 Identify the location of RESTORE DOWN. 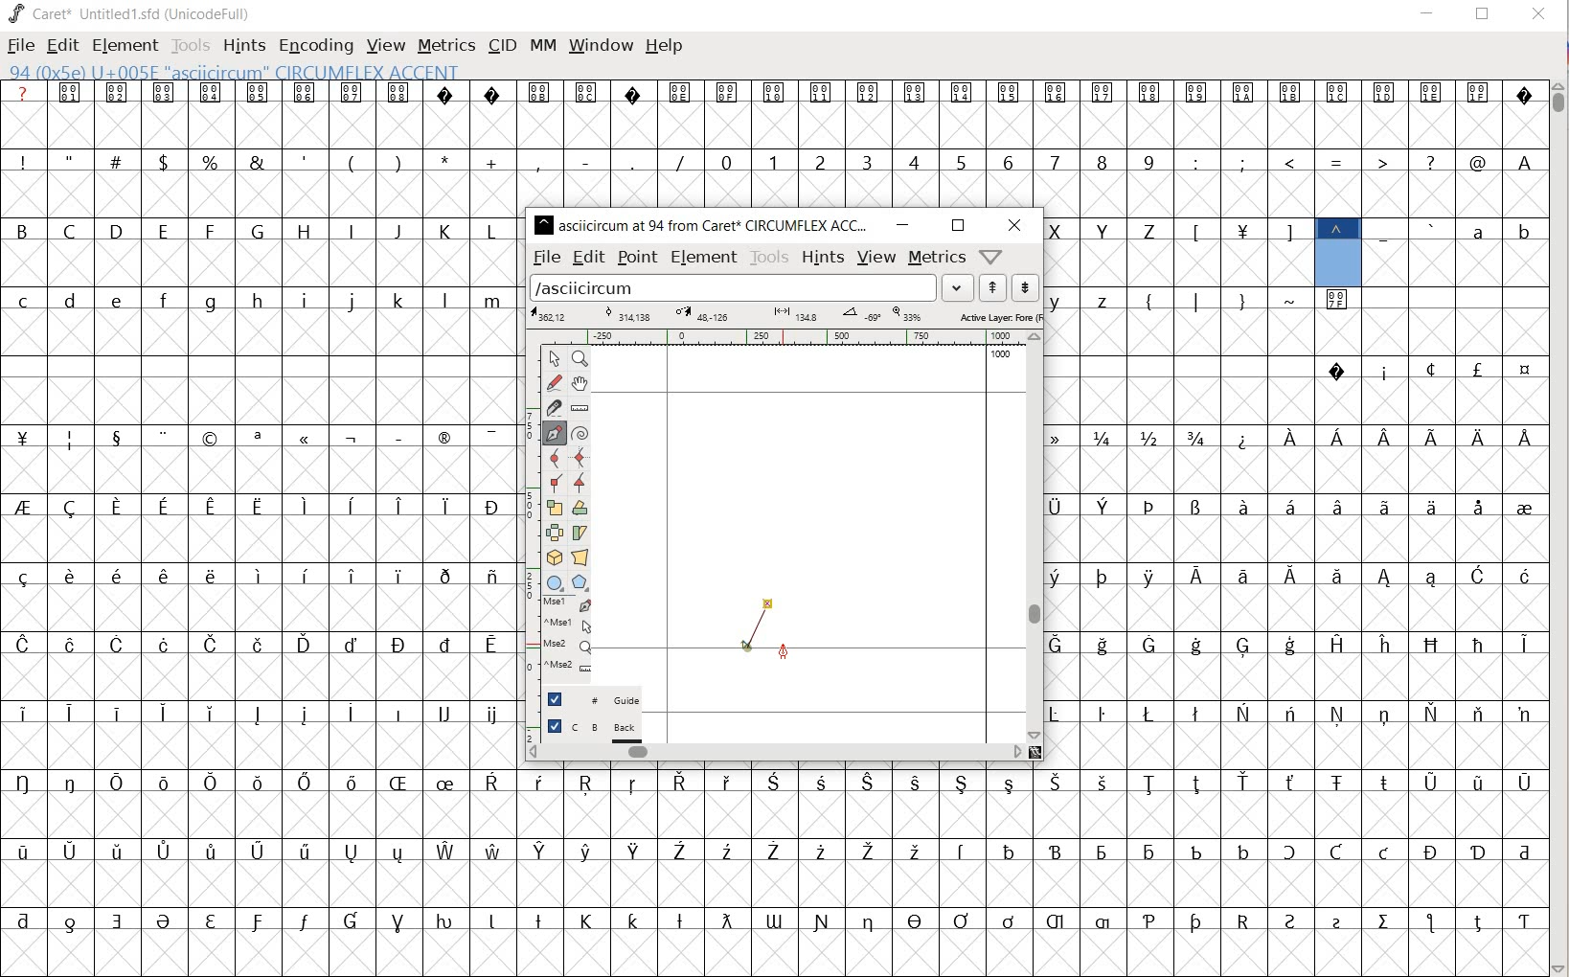
(1483, 18).